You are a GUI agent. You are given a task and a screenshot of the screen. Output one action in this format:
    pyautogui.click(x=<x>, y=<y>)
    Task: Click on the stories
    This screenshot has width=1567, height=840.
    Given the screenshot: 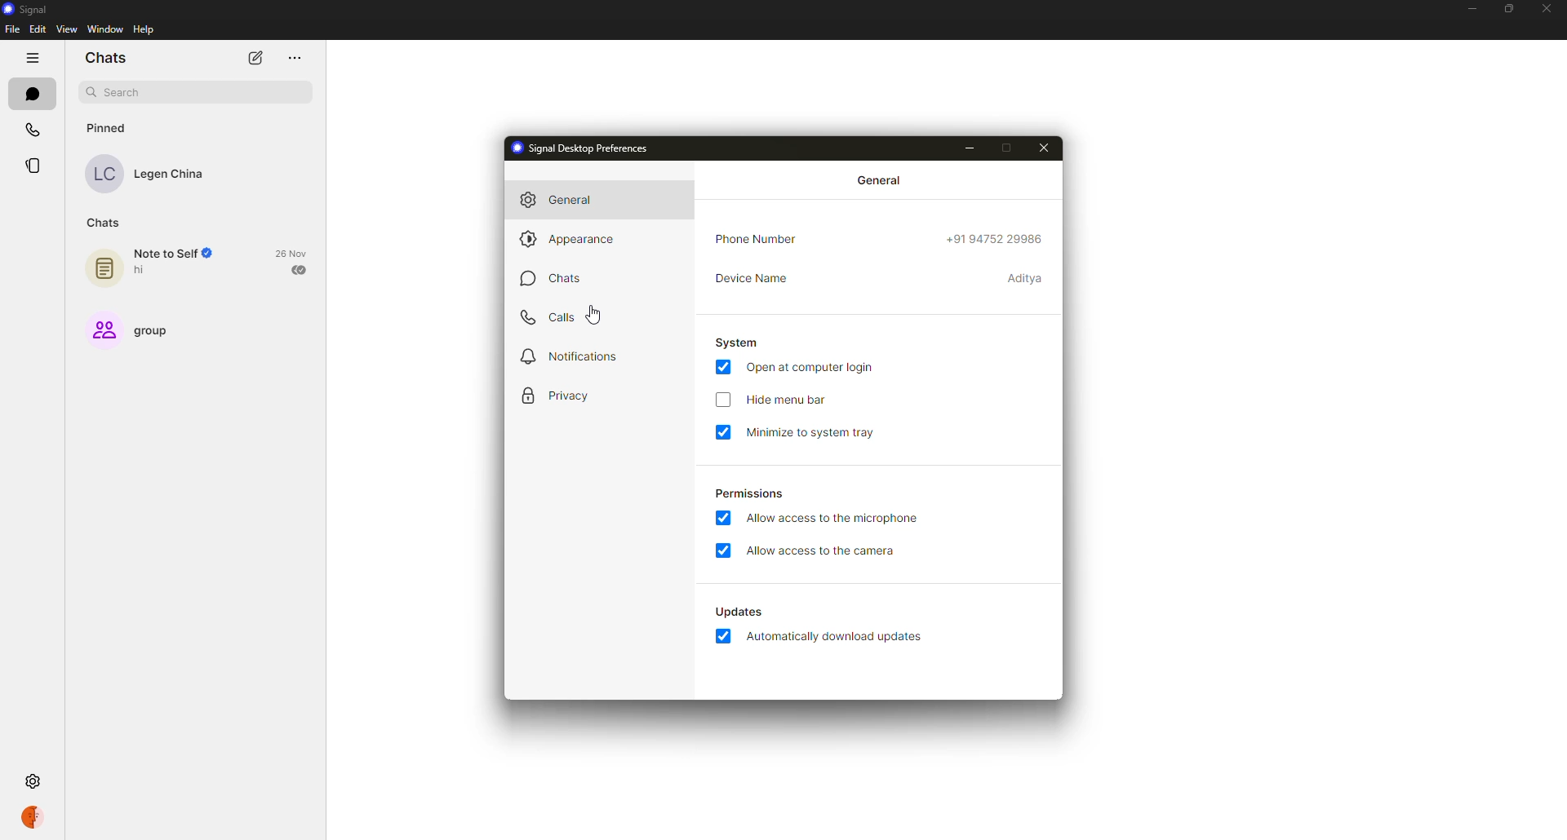 What is the action you would take?
    pyautogui.click(x=38, y=166)
    